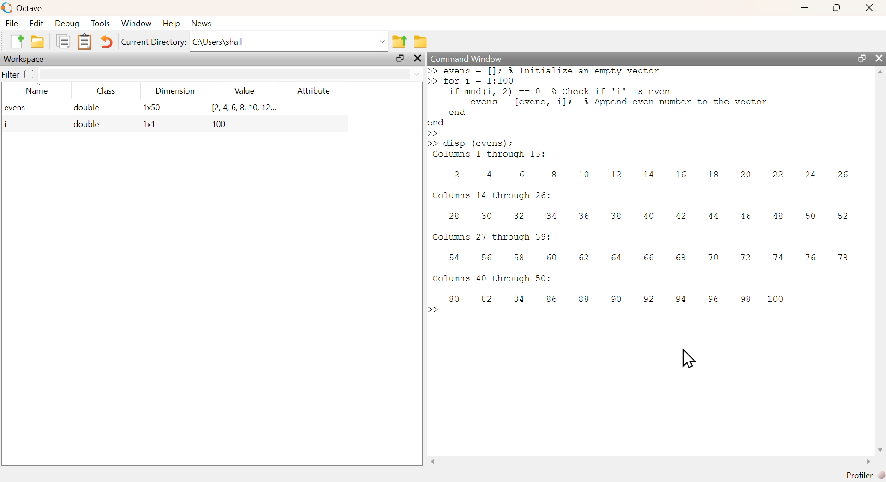 The width and height of the screenshot is (886, 482). I want to click on 1x50, so click(152, 108).